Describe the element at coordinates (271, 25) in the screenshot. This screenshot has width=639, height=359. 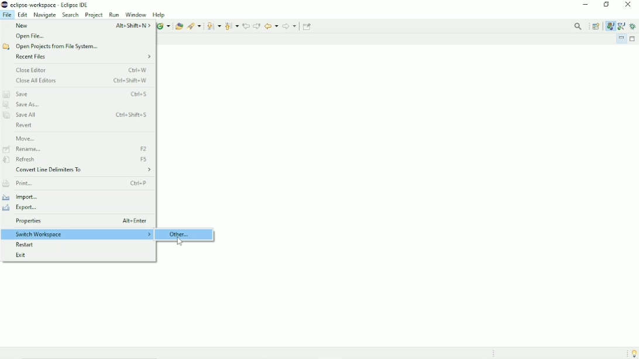
I see `Back` at that location.